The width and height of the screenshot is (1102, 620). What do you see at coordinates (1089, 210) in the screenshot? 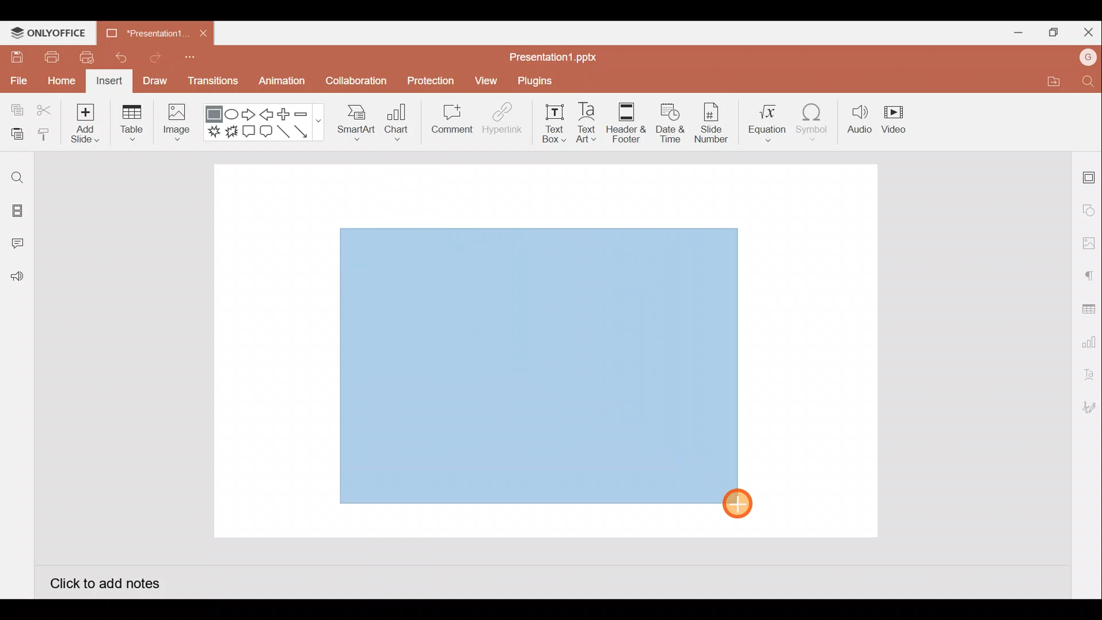
I see `Shape settings` at bounding box center [1089, 210].